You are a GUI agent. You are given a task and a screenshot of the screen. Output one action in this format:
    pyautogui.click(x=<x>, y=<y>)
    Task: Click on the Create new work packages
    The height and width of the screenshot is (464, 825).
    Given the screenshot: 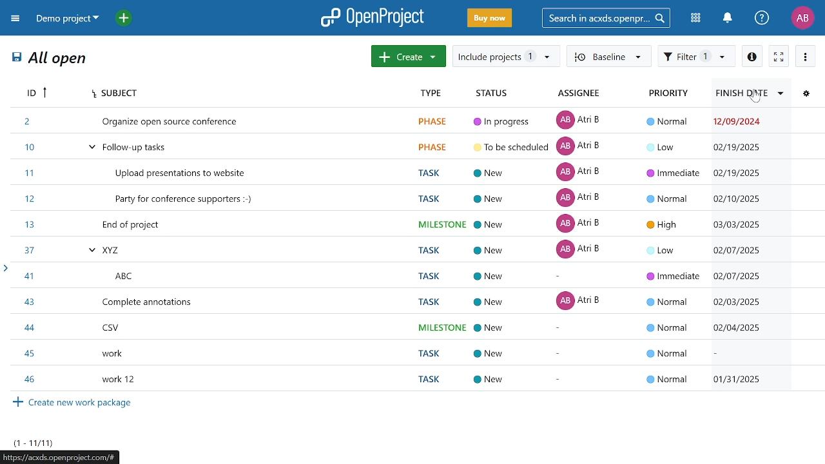 What is the action you would take?
    pyautogui.click(x=70, y=405)
    